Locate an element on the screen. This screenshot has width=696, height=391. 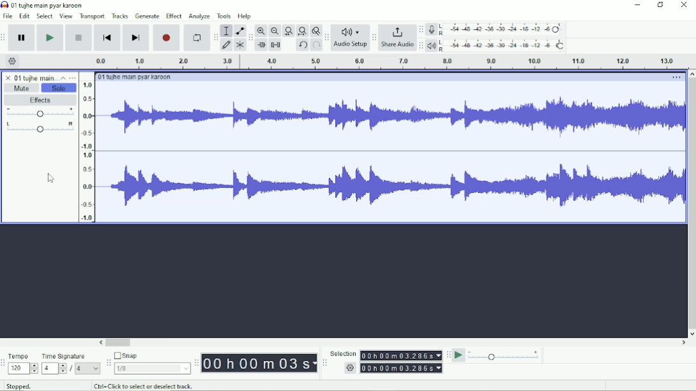
Effects is located at coordinates (40, 100).